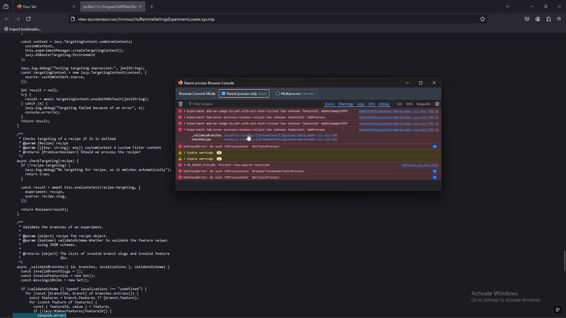 This screenshot has width=566, height=318. What do you see at coordinates (384, 104) in the screenshot?
I see `debug` at bounding box center [384, 104].